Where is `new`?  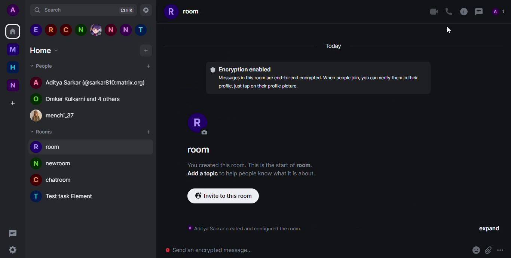
new is located at coordinates (13, 85).